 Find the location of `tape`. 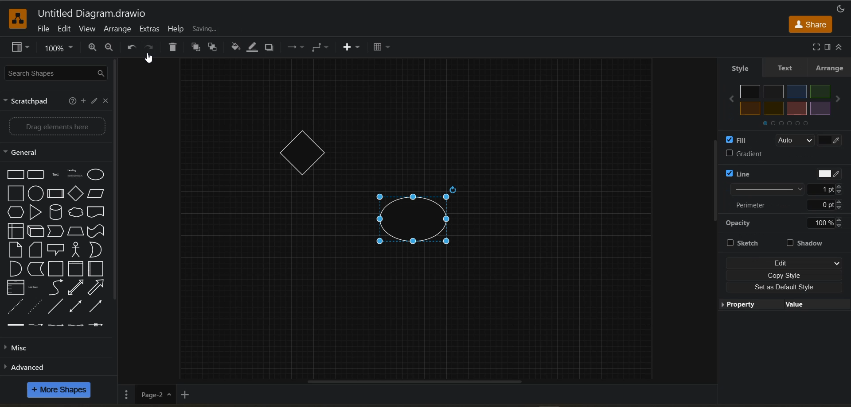

tape is located at coordinates (95, 231).